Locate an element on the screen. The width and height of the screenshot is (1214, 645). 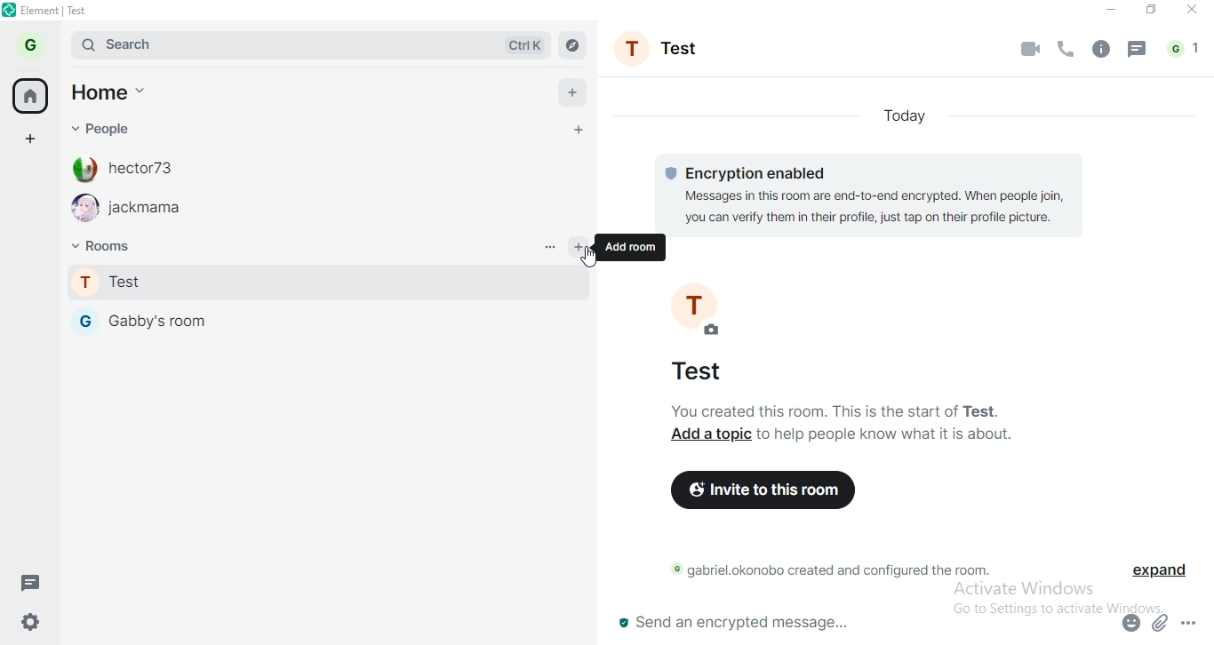
message is located at coordinates (30, 585).